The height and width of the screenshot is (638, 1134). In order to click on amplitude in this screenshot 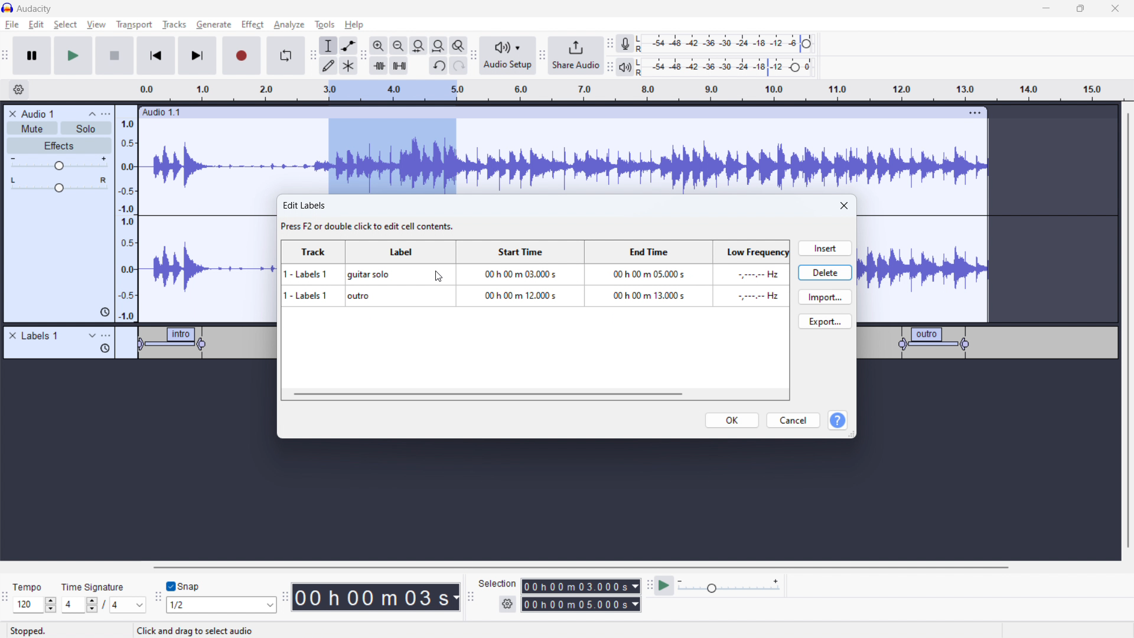, I will do `click(127, 213)`.